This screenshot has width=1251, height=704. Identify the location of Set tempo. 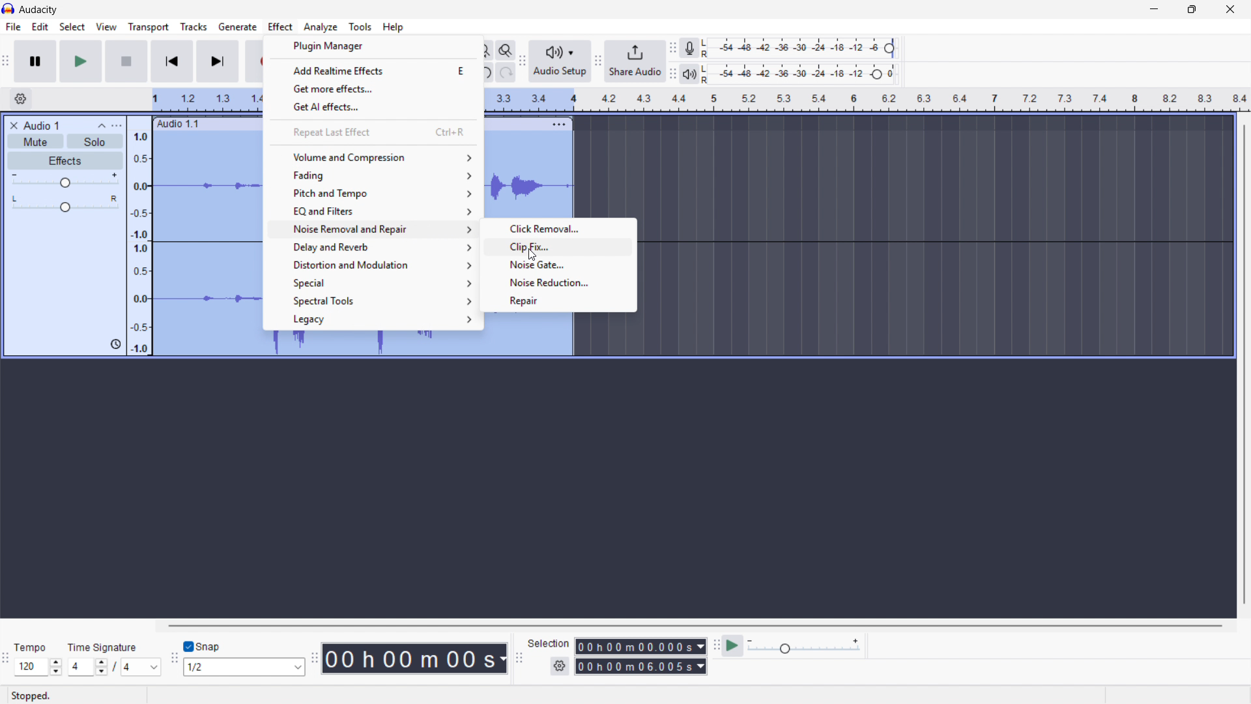
(37, 660).